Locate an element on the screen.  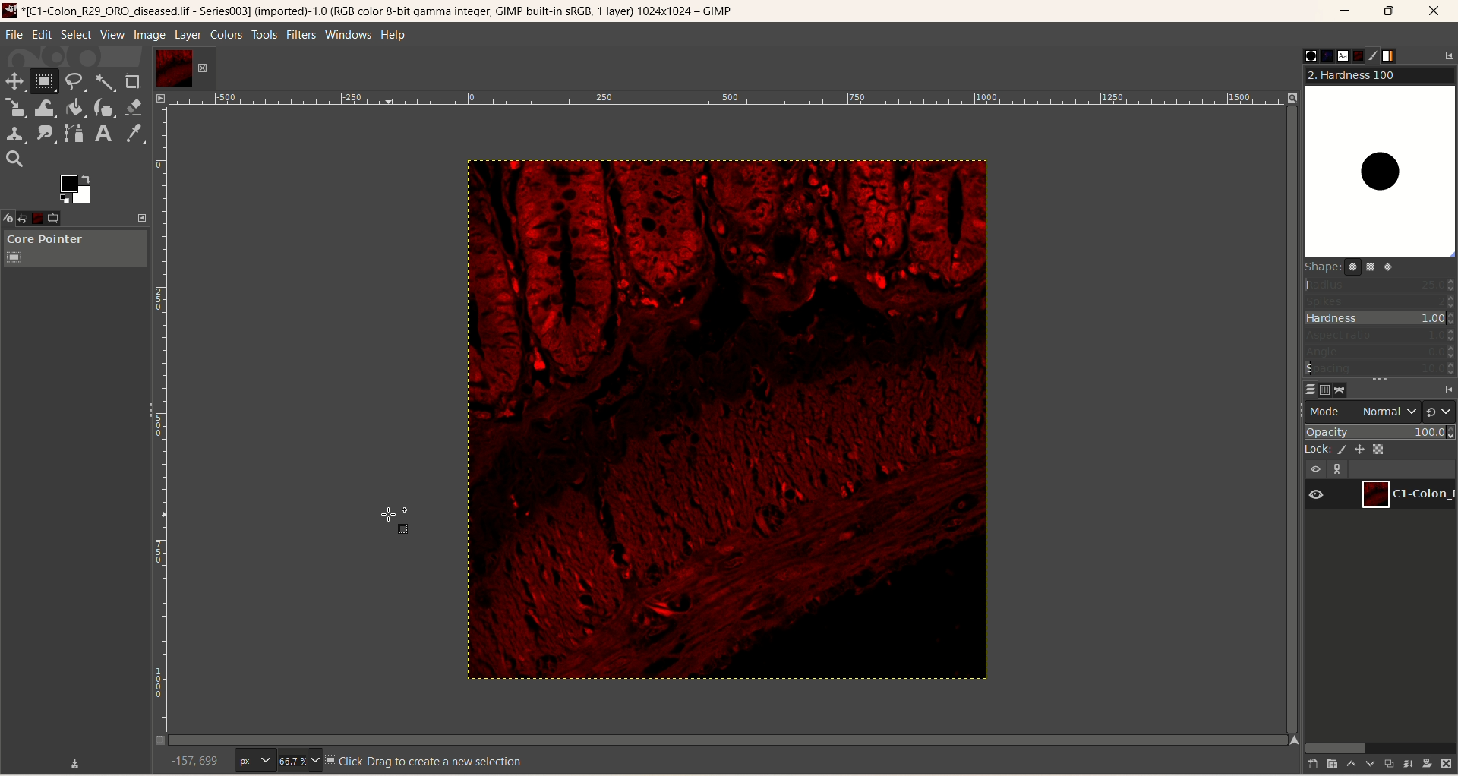
logo is located at coordinates (11, 10).